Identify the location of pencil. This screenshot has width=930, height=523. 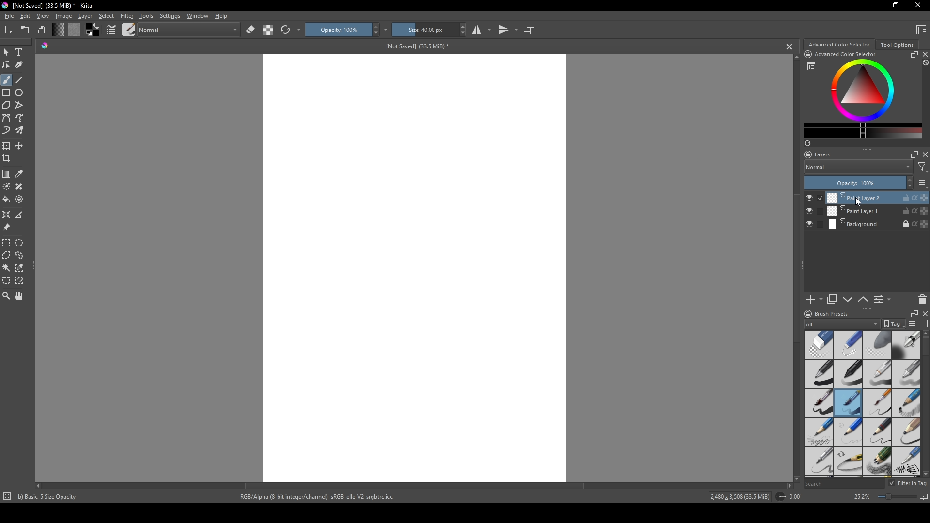
(818, 432).